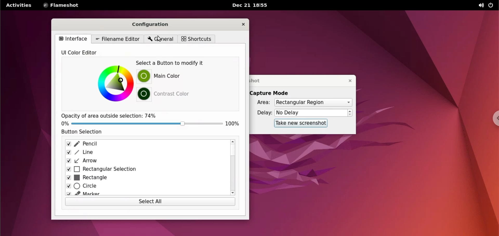  I want to click on capture mode, so click(271, 93).